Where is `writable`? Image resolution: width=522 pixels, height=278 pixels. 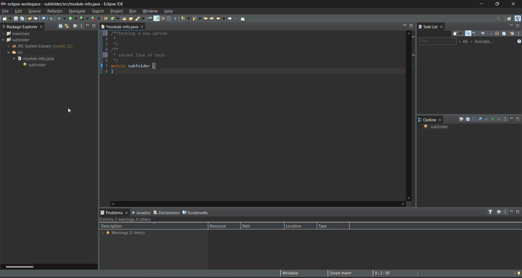
writable is located at coordinates (292, 273).